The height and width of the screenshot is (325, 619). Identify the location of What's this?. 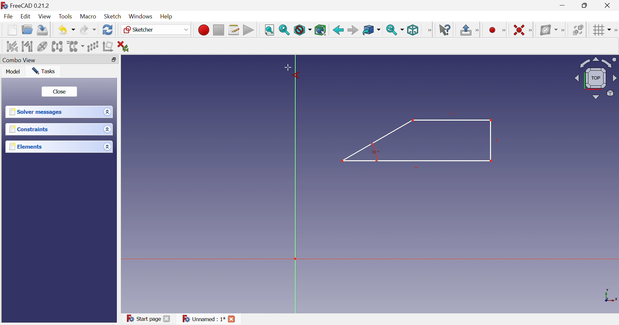
(445, 29).